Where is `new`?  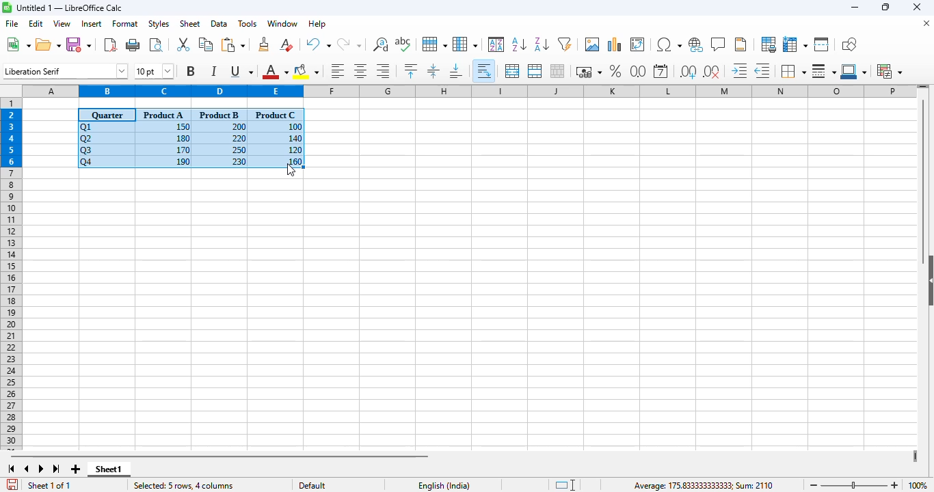 new is located at coordinates (18, 44).